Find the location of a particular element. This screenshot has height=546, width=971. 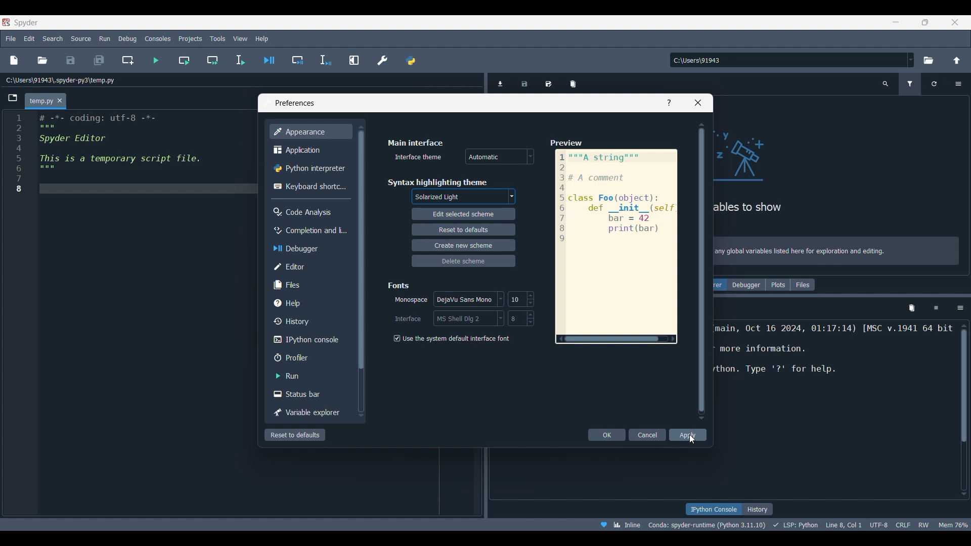

Save all files is located at coordinates (100, 60).